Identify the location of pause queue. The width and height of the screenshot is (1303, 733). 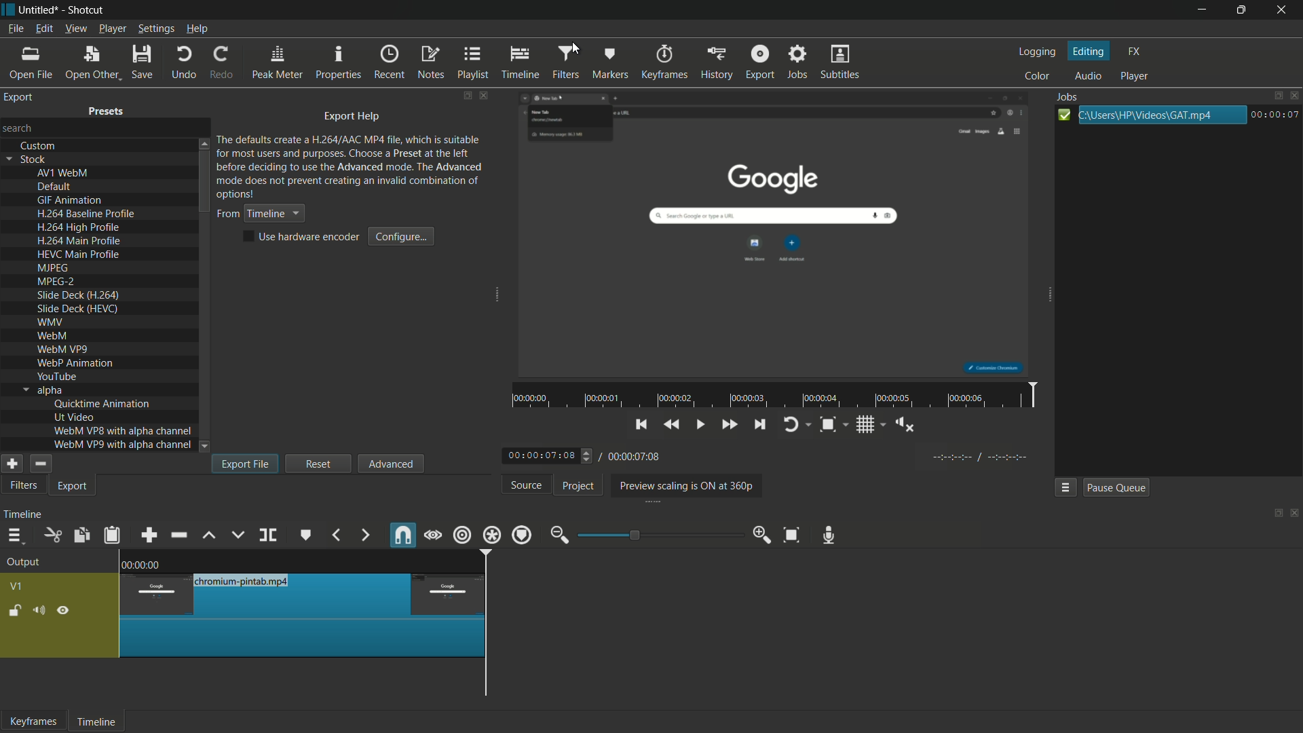
(1116, 488).